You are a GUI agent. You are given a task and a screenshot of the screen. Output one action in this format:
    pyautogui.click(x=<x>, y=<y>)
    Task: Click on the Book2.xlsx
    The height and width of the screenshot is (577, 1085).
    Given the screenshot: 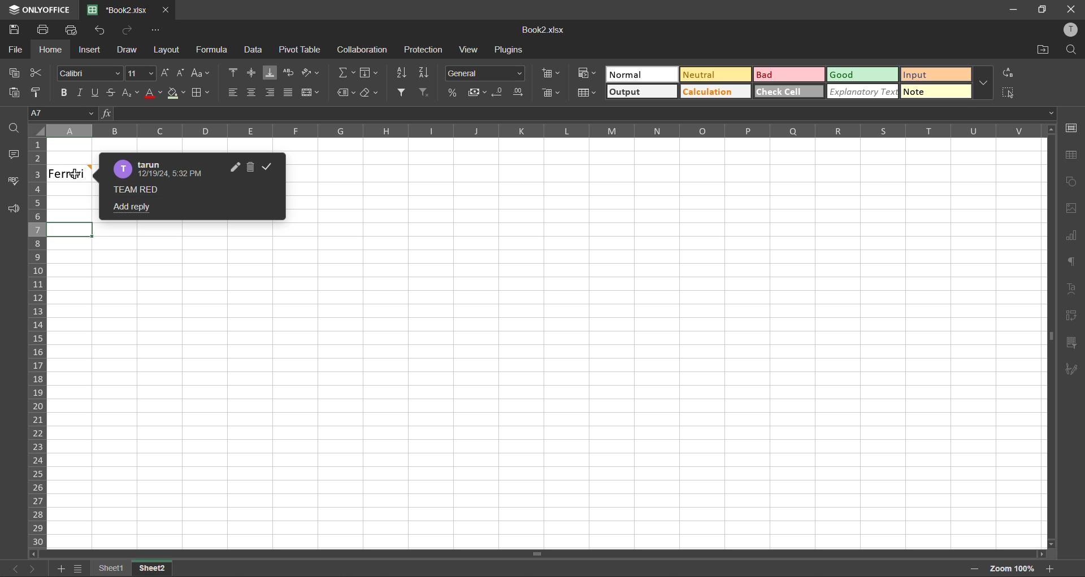 What is the action you would take?
    pyautogui.click(x=548, y=31)
    